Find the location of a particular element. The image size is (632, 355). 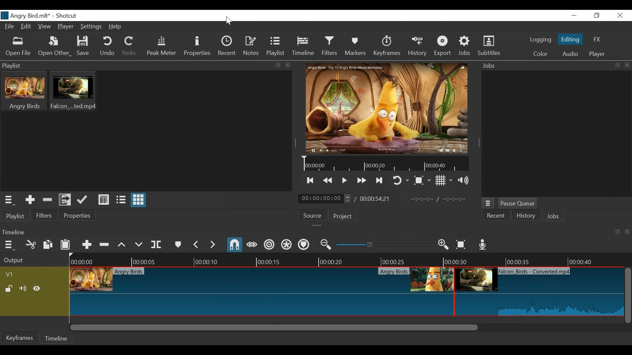

File is located at coordinates (10, 26).